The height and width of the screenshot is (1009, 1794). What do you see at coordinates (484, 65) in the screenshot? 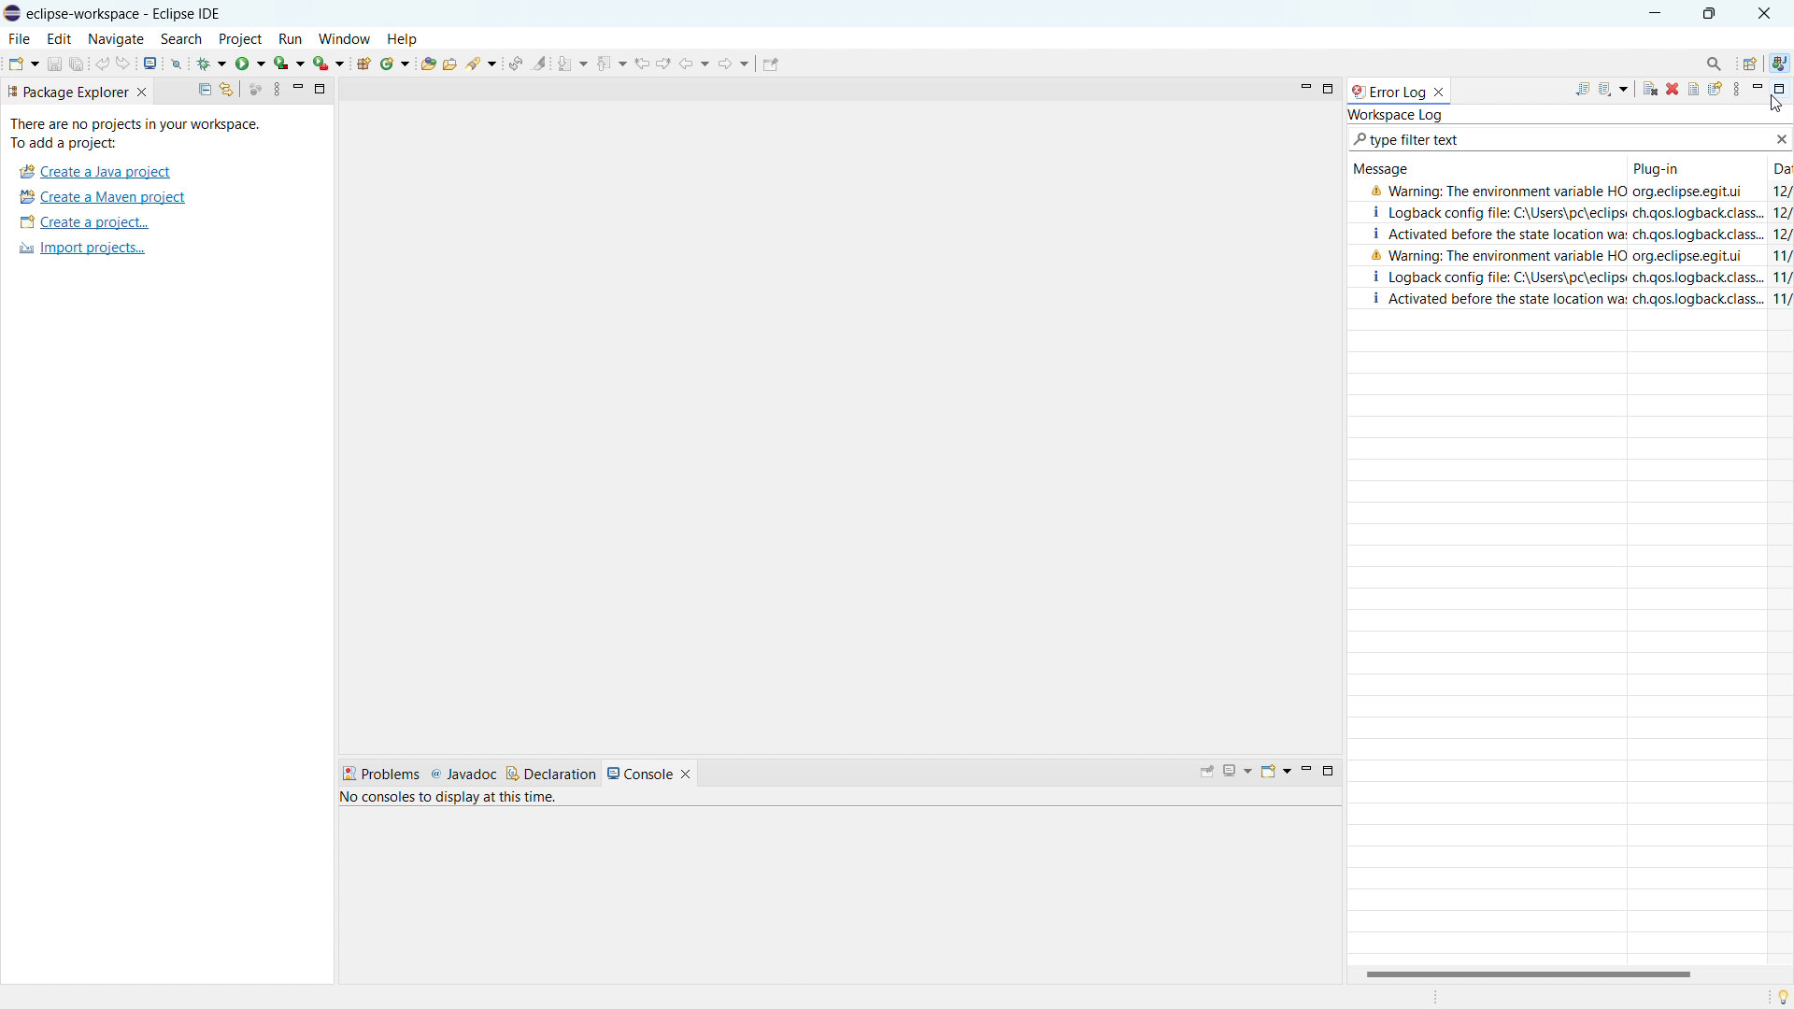
I see `search` at bounding box center [484, 65].